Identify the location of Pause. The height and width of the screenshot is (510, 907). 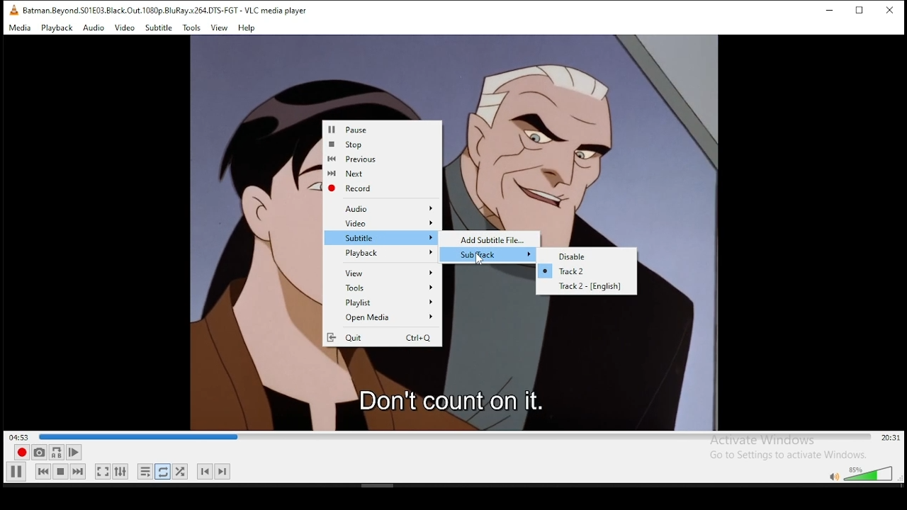
(384, 130).